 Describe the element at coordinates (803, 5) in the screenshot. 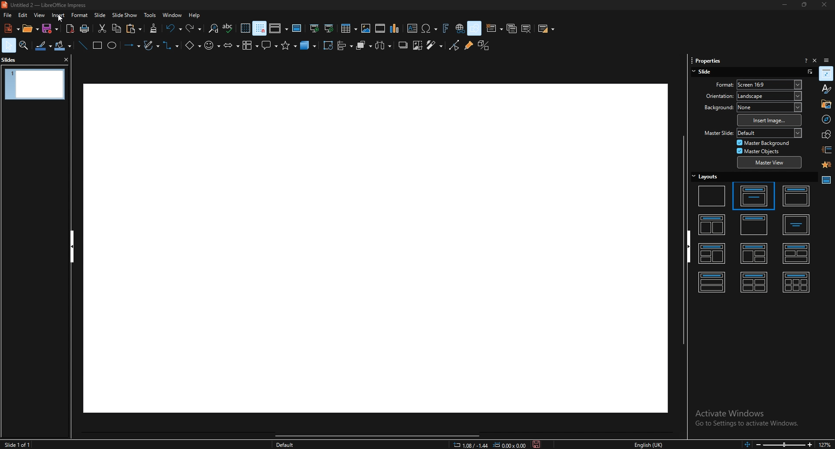

I see `resize` at that location.